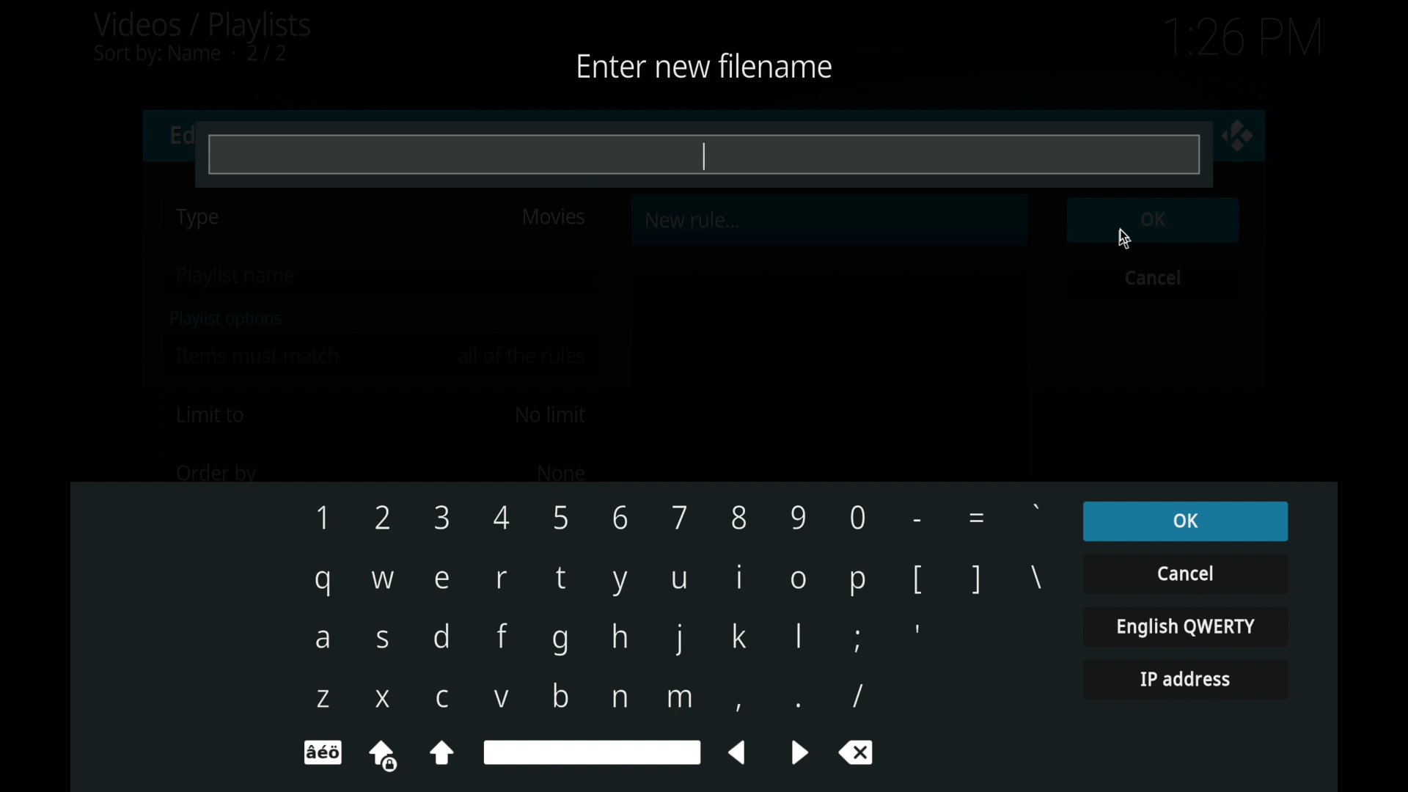  I want to click on ok, so click(1185, 521).